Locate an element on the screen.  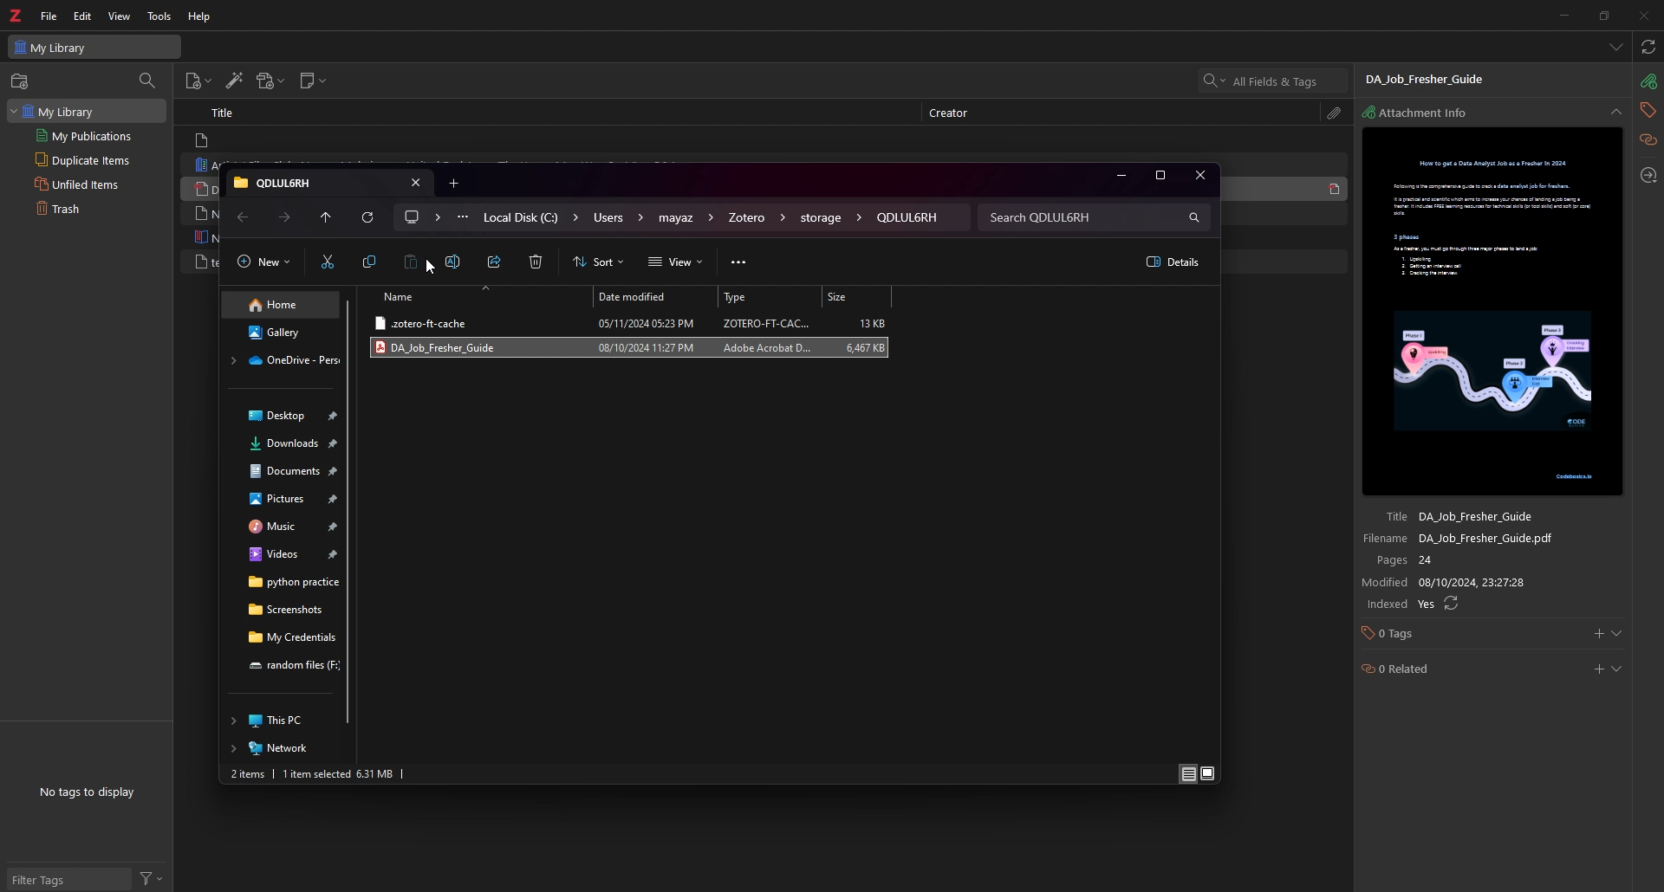
date modified is located at coordinates (654, 297).